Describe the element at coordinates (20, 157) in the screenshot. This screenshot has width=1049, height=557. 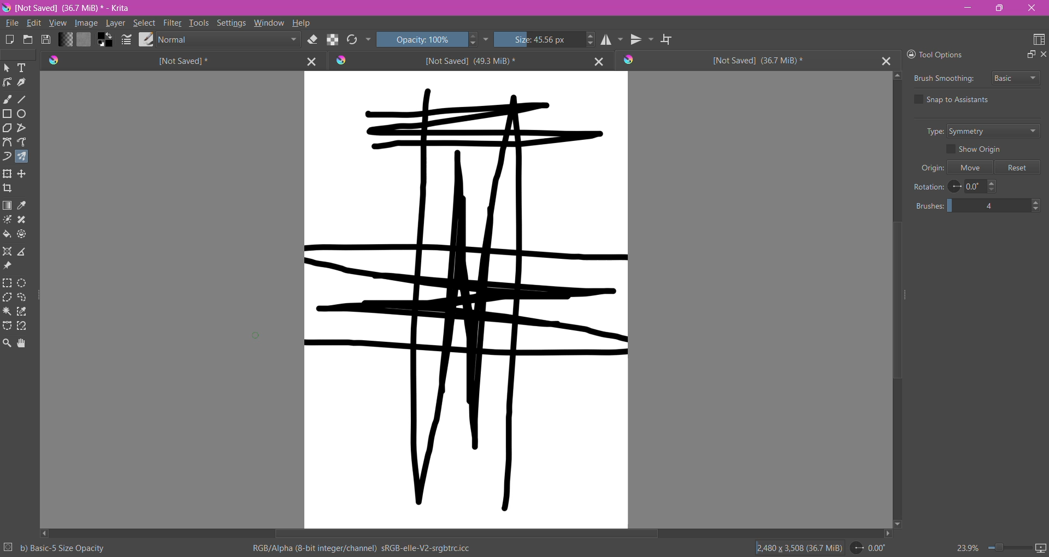
I see `Multi-brush Tool selected` at that location.